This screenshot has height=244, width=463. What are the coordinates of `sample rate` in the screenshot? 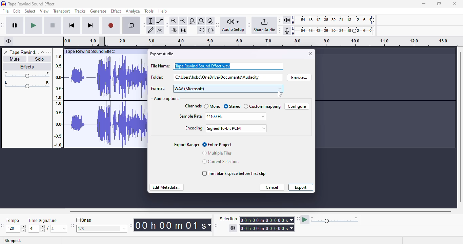 It's located at (223, 116).